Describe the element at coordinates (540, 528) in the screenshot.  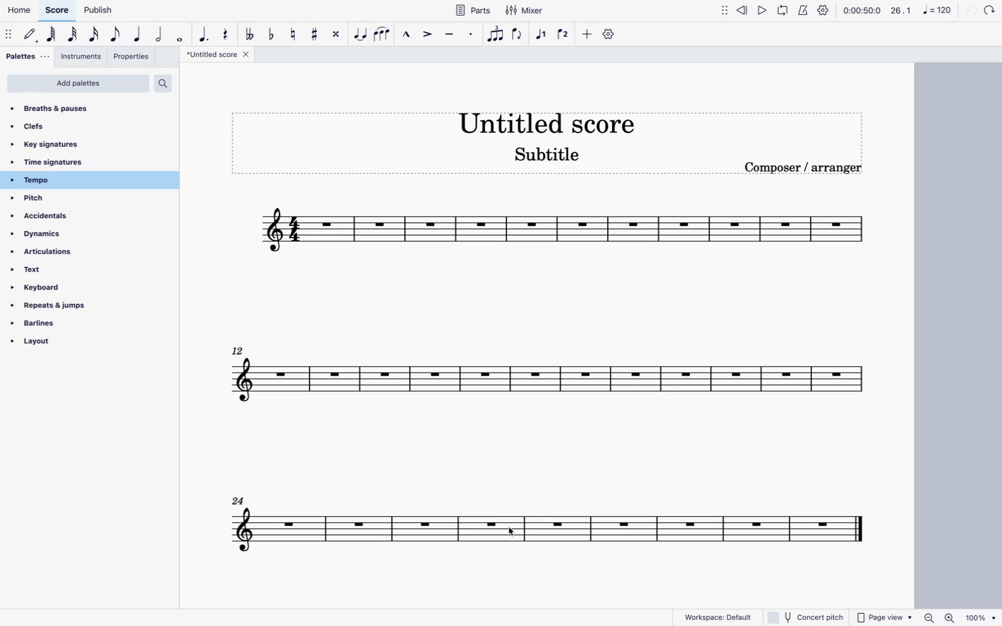
I see `score` at that location.